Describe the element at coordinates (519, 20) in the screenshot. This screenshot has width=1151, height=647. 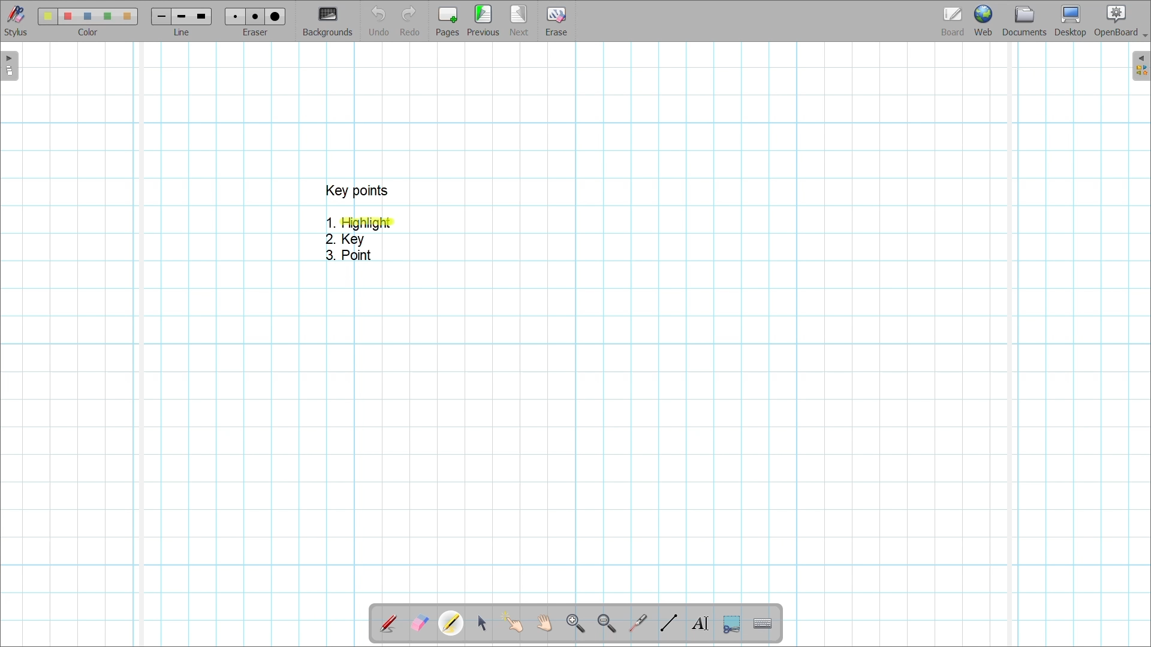
I see `Go to next page` at that location.